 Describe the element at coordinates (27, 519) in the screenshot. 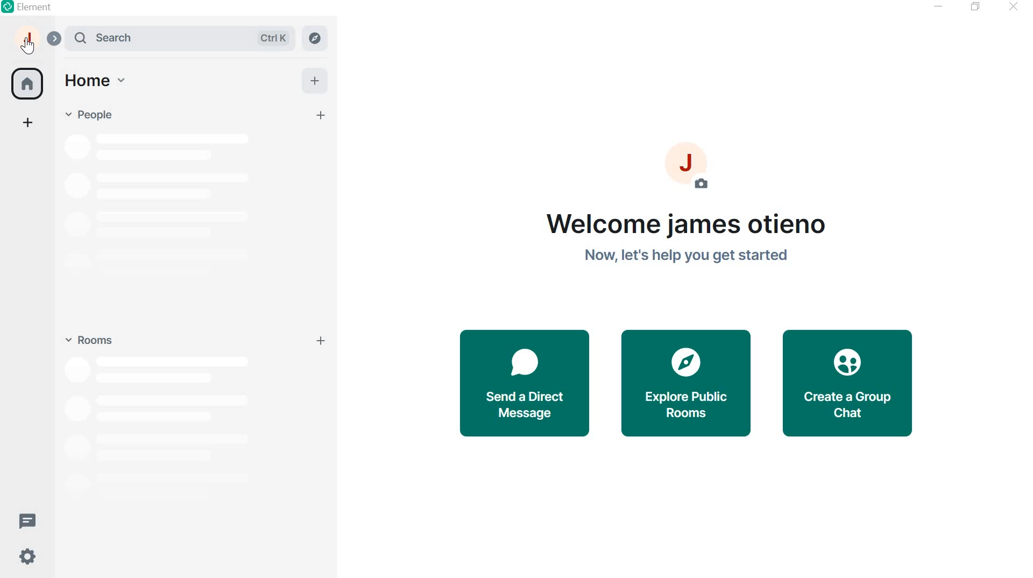

I see `THREADS` at that location.